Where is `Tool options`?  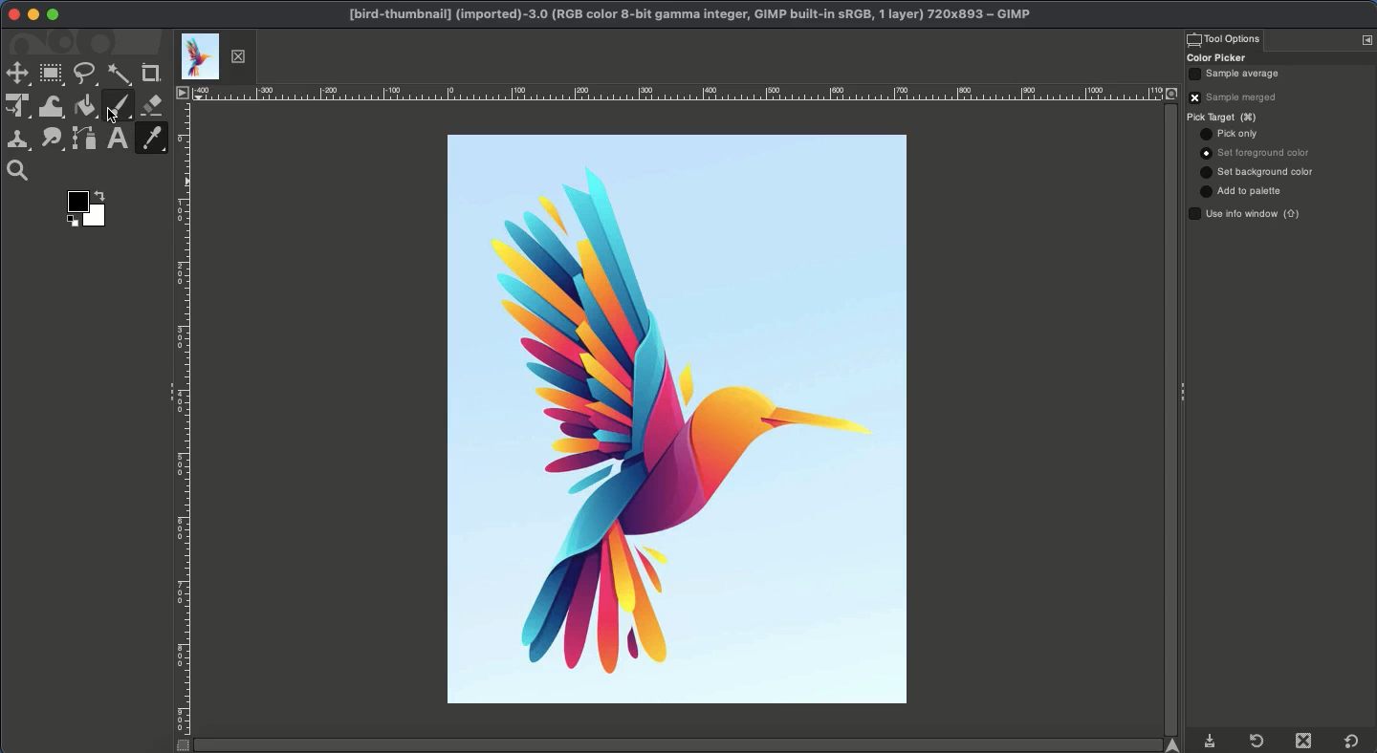
Tool options is located at coordinates (1223, 38).